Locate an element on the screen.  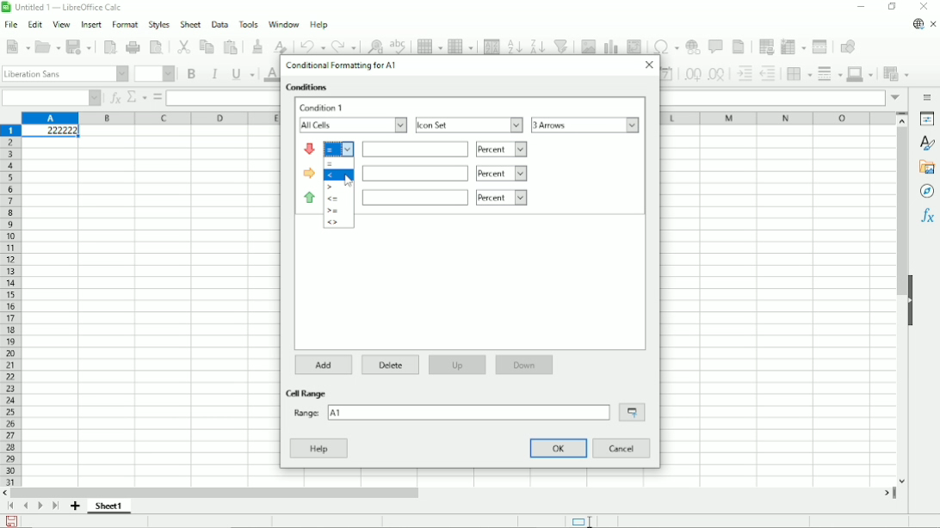
Row is located at coordinates (429, 44).